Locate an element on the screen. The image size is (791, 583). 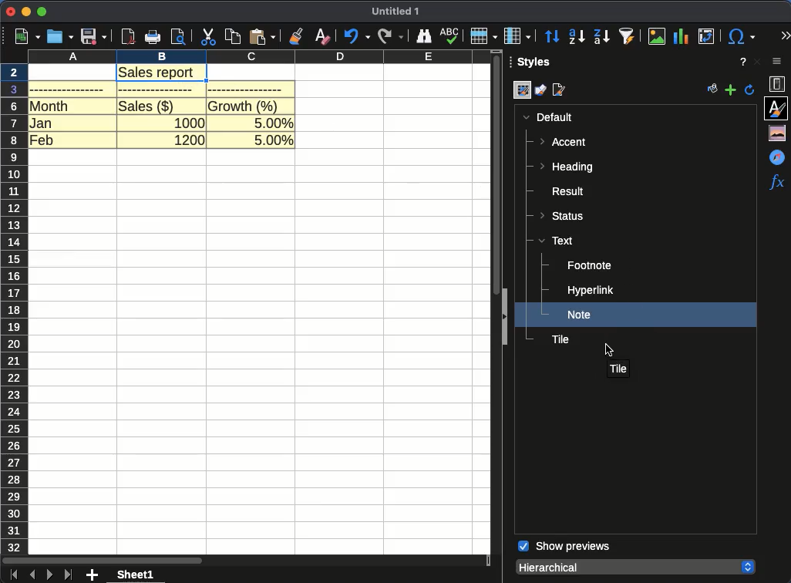
print is located at coordinates (152, 37).